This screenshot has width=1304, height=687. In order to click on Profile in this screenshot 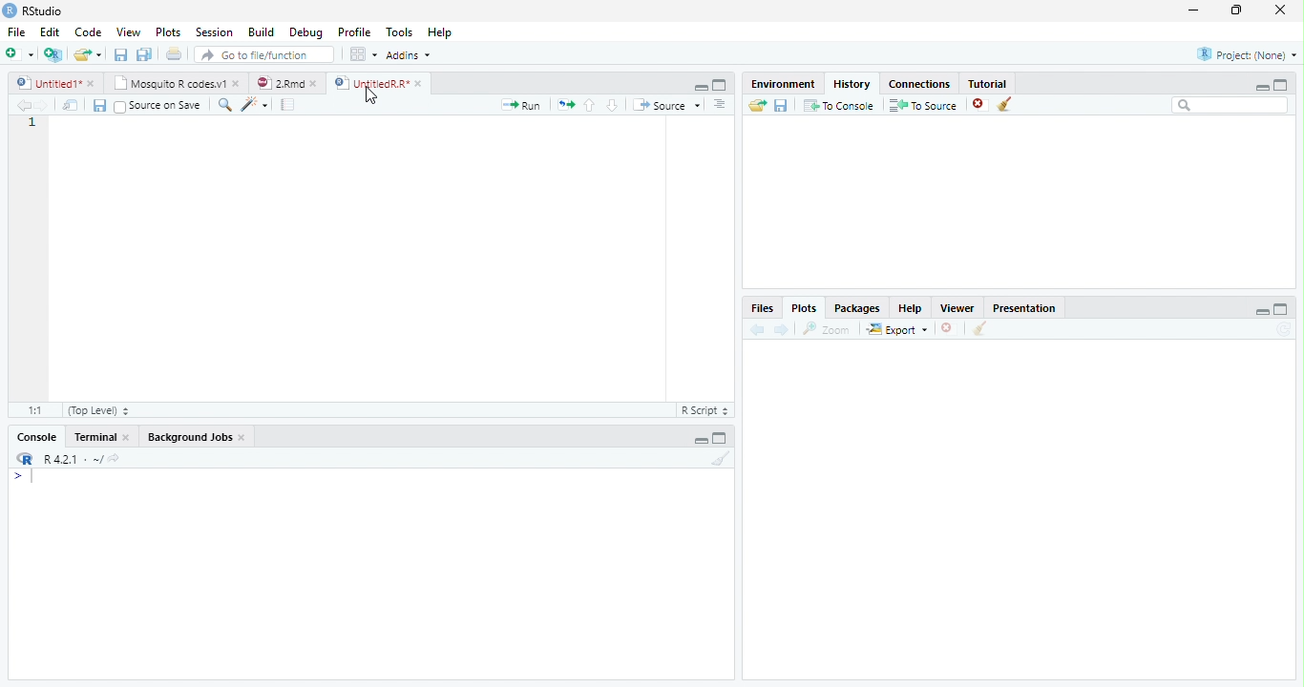, I will do `click(355, 33)`.